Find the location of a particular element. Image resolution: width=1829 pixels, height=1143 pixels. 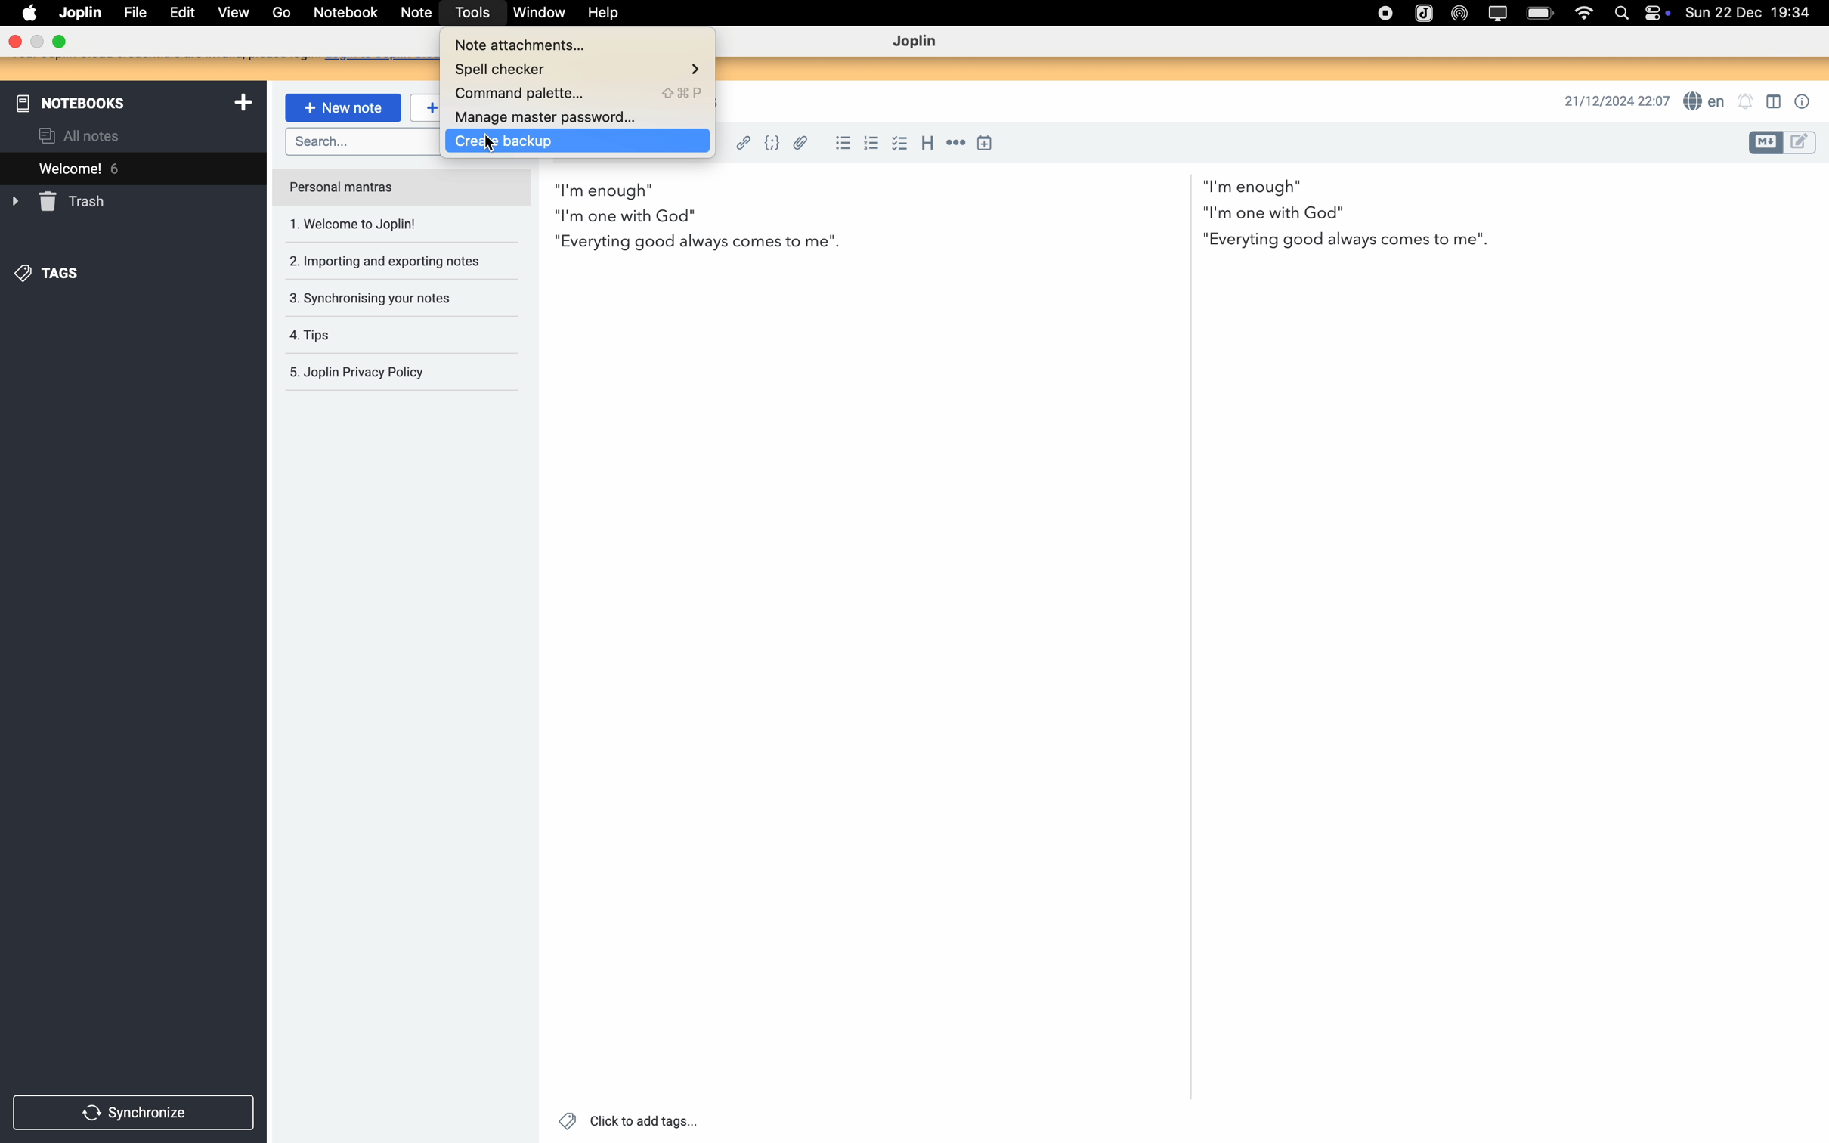

note properties is located at coordinates (1803, 102).